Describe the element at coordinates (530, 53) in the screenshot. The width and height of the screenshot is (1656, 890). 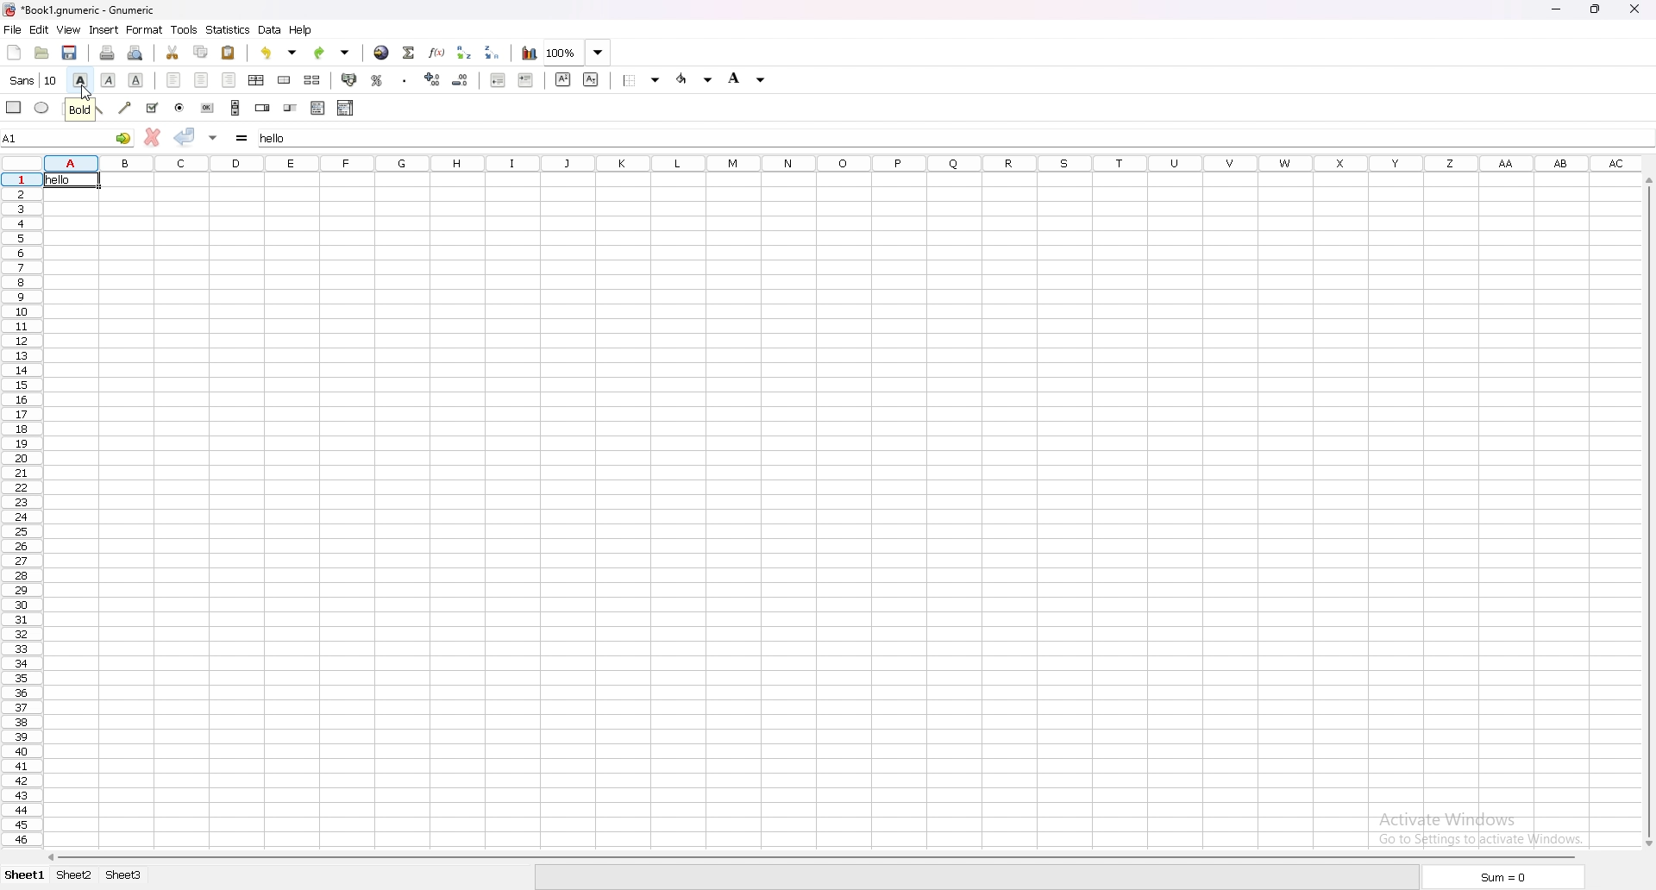
I see `chart` at that location.